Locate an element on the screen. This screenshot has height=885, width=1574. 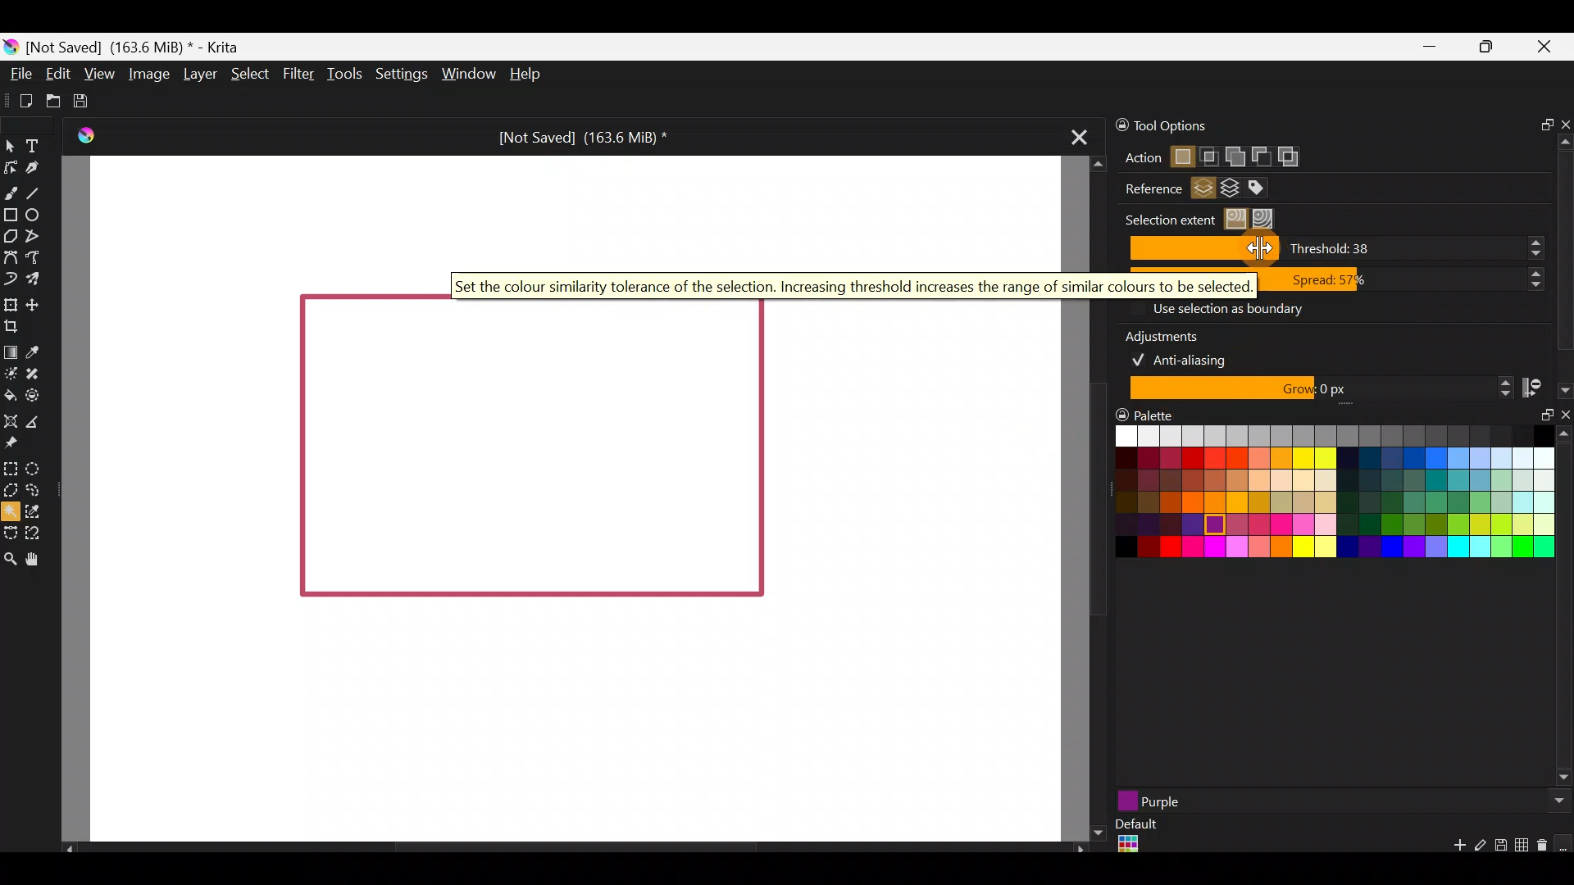
Text tool is located at coordinates (34, 143).